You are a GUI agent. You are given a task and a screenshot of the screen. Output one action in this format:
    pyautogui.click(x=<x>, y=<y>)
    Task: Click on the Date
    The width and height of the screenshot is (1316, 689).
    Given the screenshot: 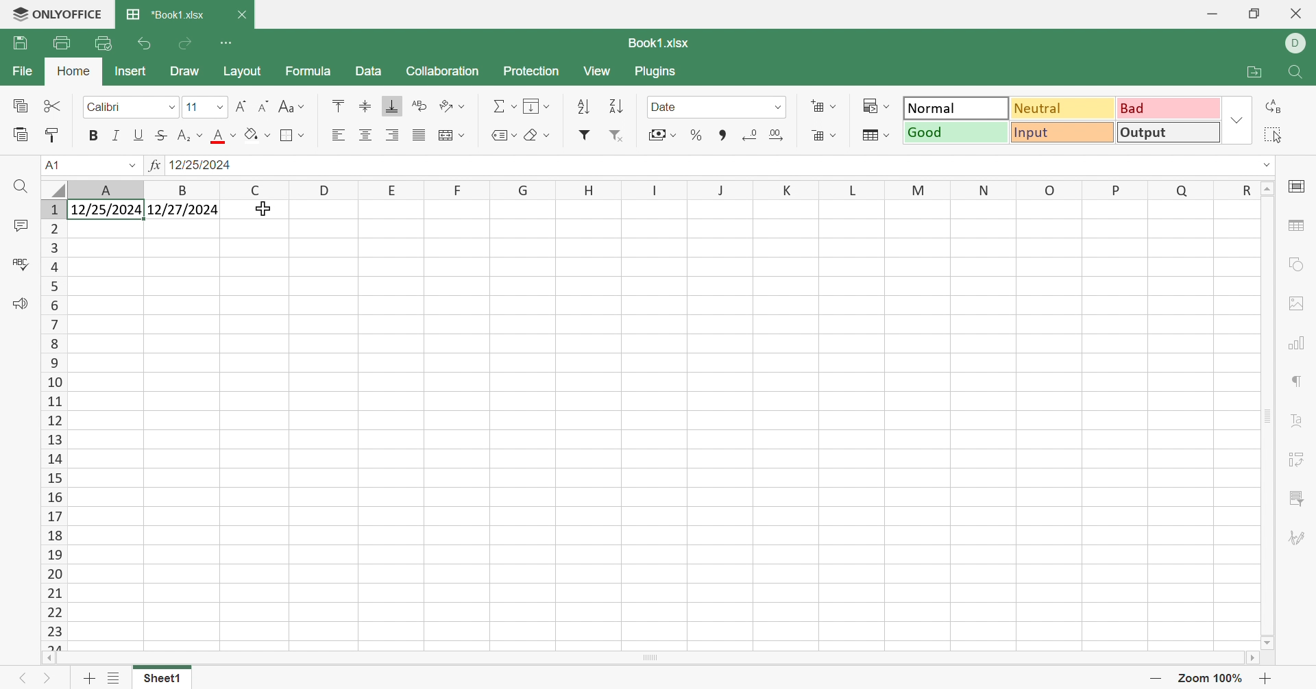 What is the action you would take?
    pyautogui.click(x=668, y=106)
    